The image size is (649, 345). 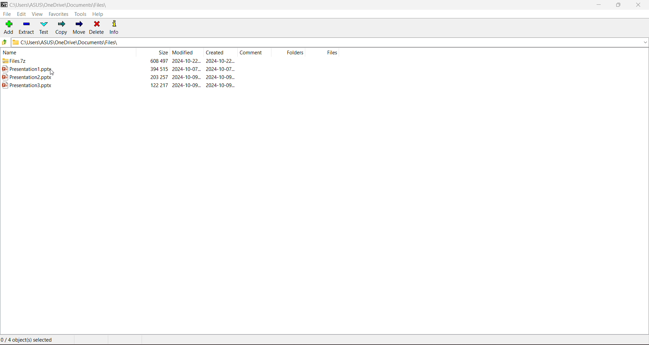 I want to click on 608 497, so click(x=159, y=61).